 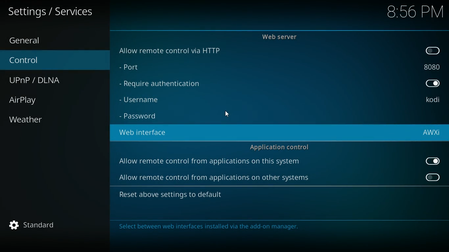 I want to click on Cursor, so click(x=228, y=114).